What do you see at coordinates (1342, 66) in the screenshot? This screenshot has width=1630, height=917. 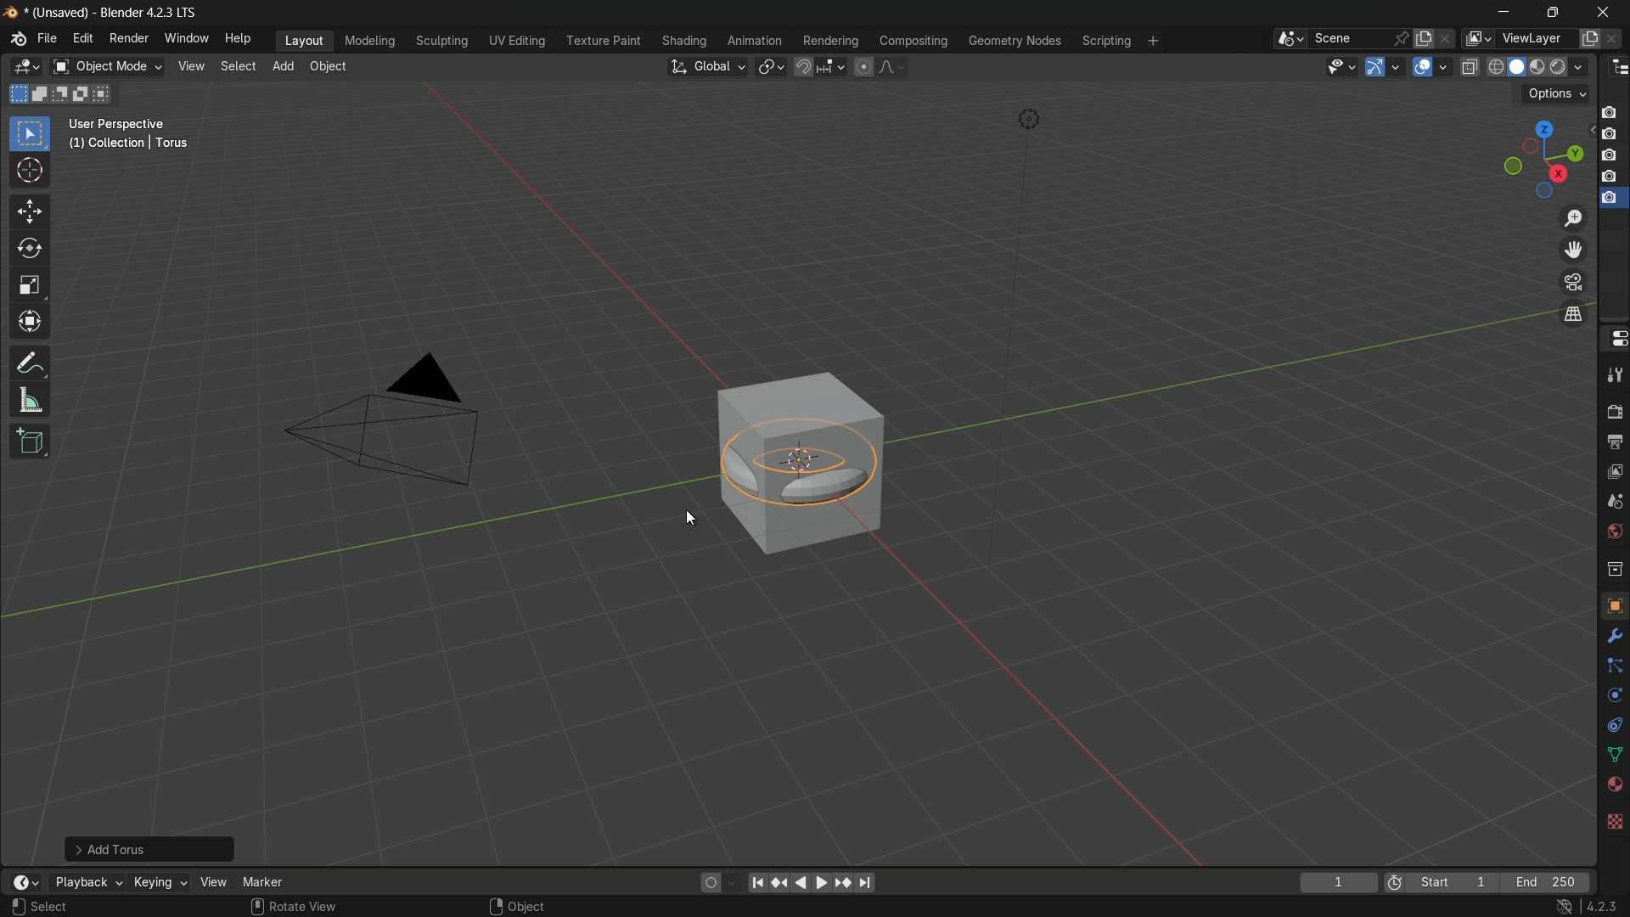 I see `selectability and visibility` at bounding box center [1342, 66].